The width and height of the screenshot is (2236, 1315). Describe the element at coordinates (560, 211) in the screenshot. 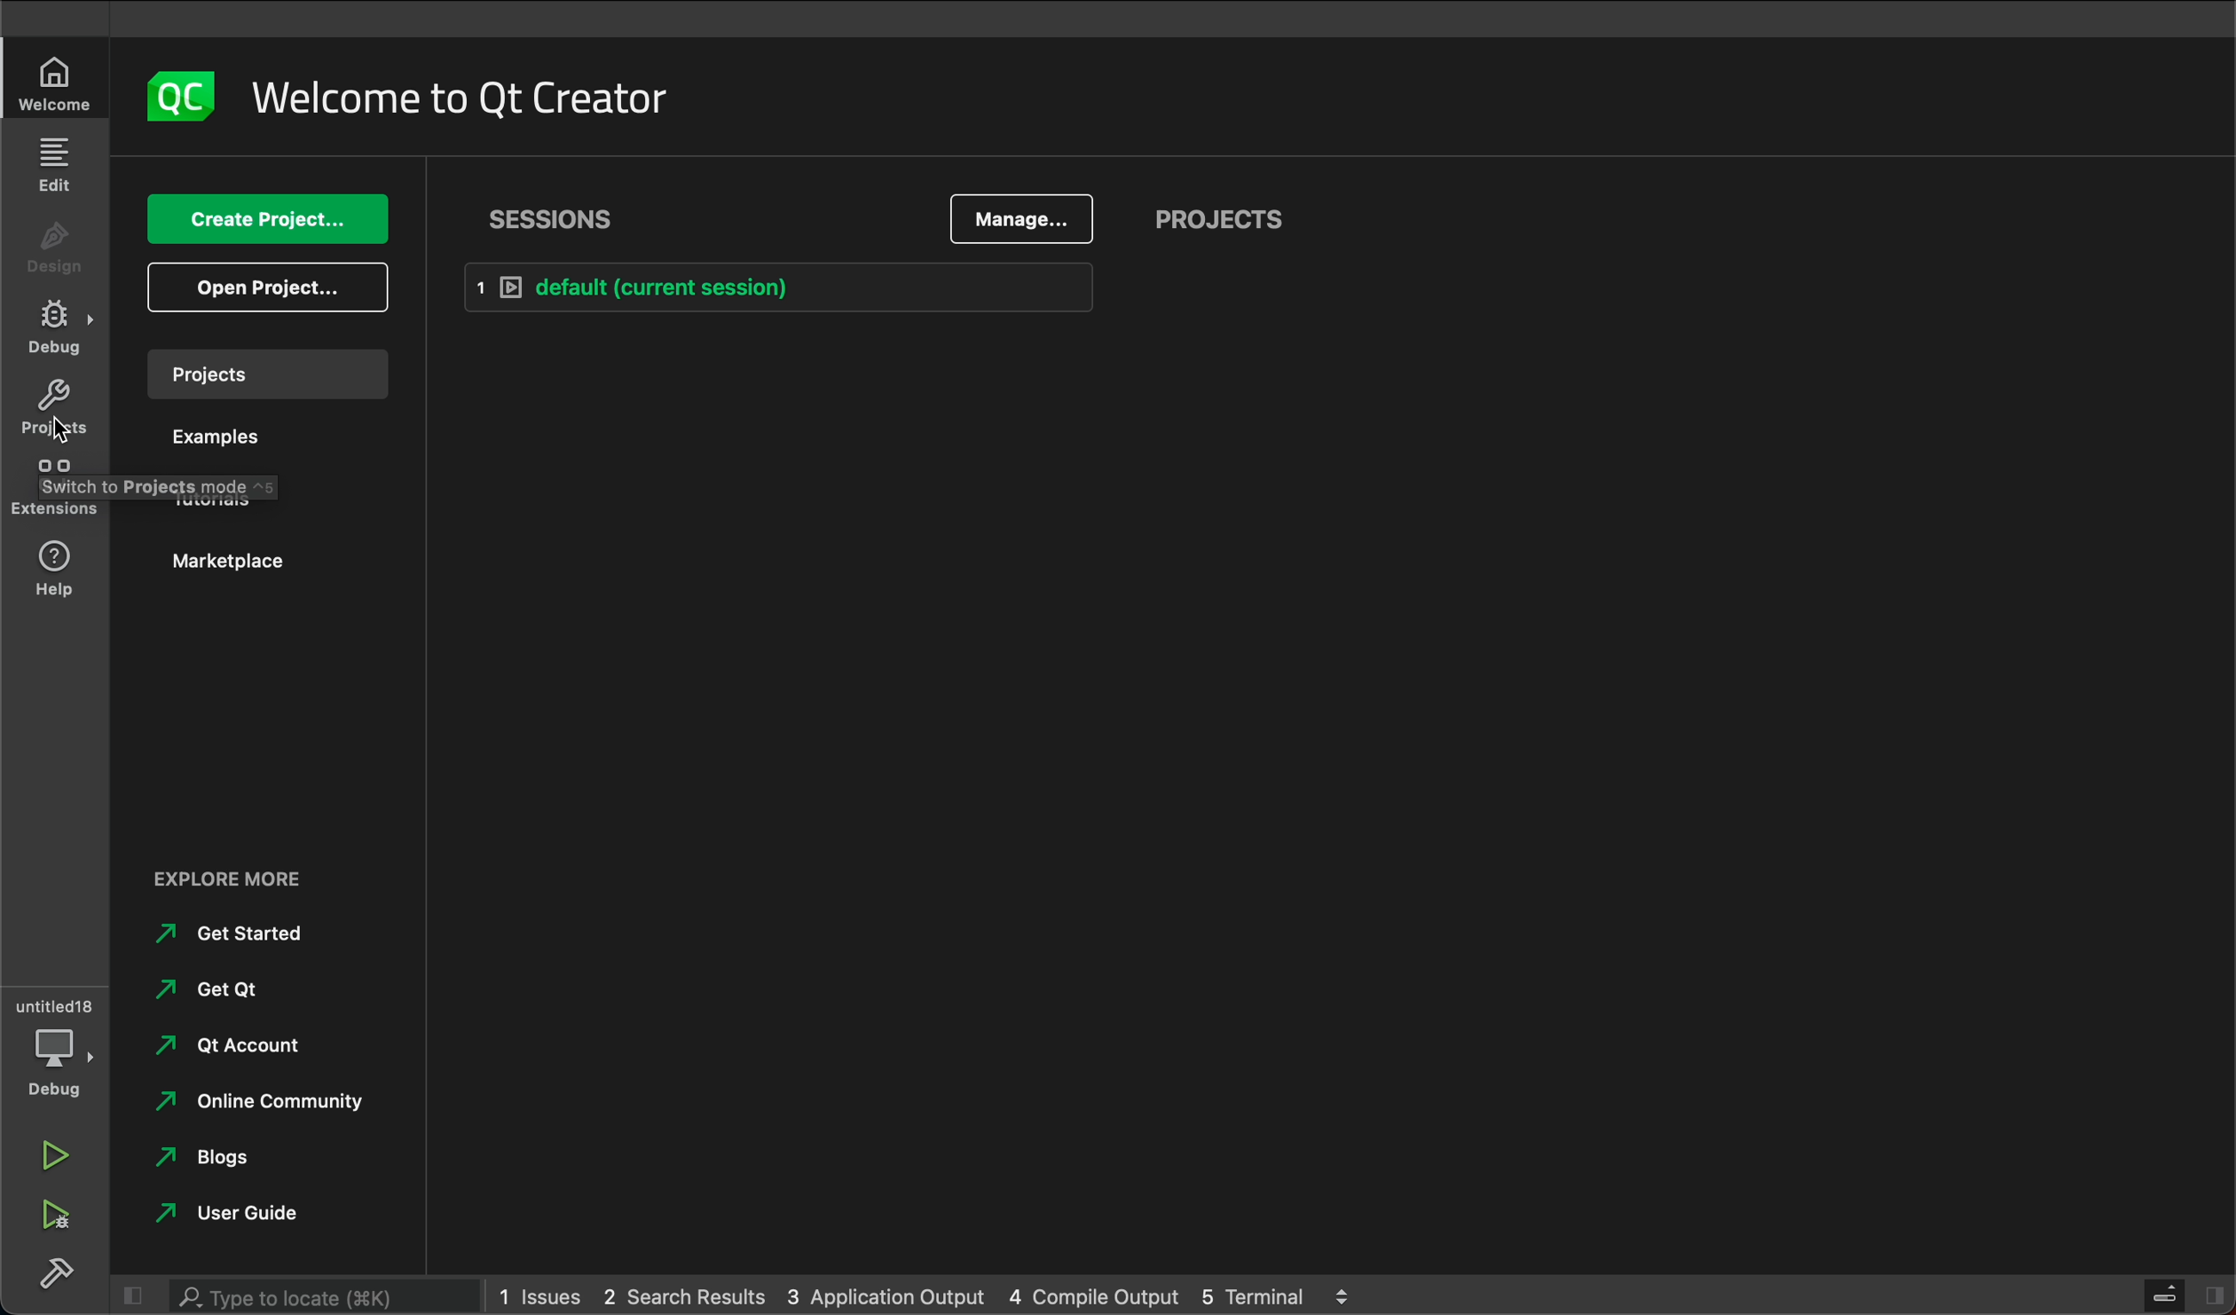

I see `sessions` at that location.